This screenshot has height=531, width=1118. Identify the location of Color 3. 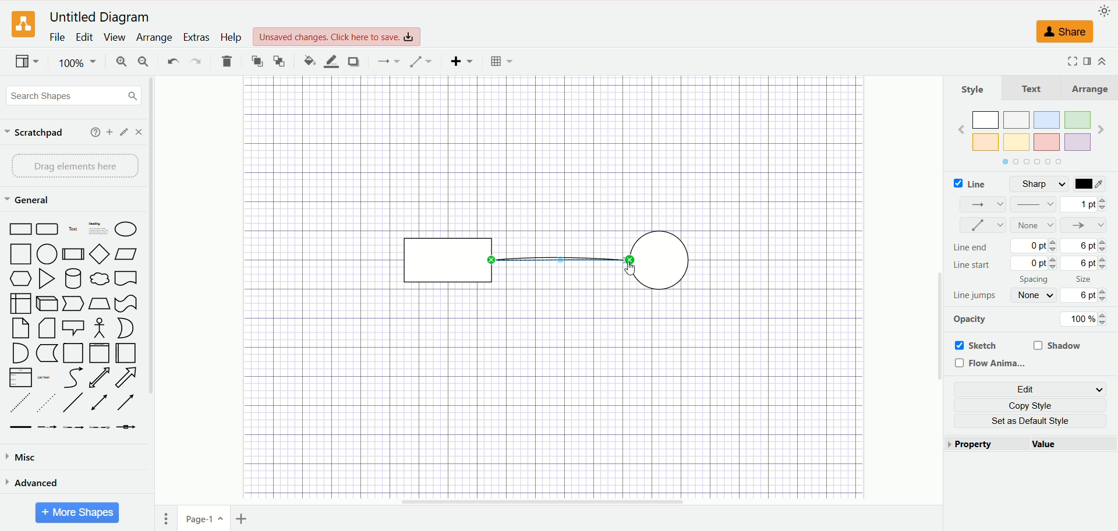
(1047, 120).